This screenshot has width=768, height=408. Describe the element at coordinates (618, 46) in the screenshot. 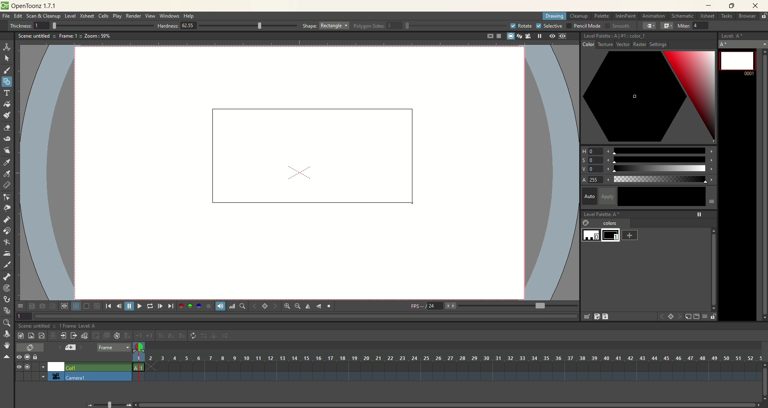

I see `settings` at that location.